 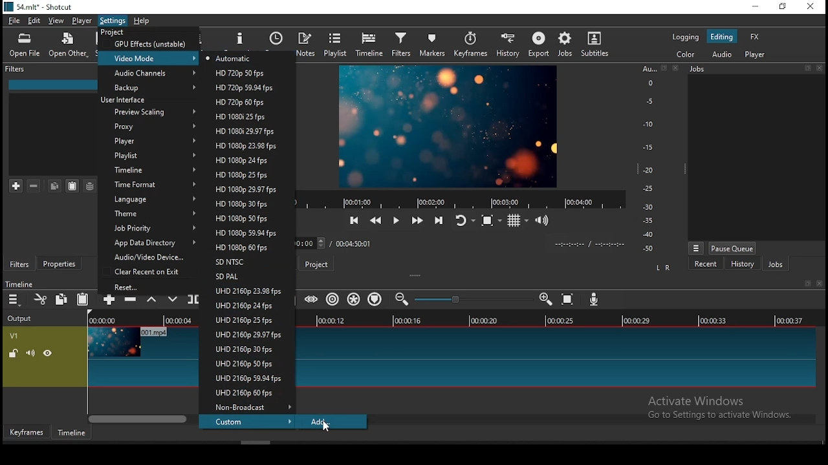 What do you see at coordinates (61, 298) in the screenshot?
I see `copy` at bounding box center [61, 298].